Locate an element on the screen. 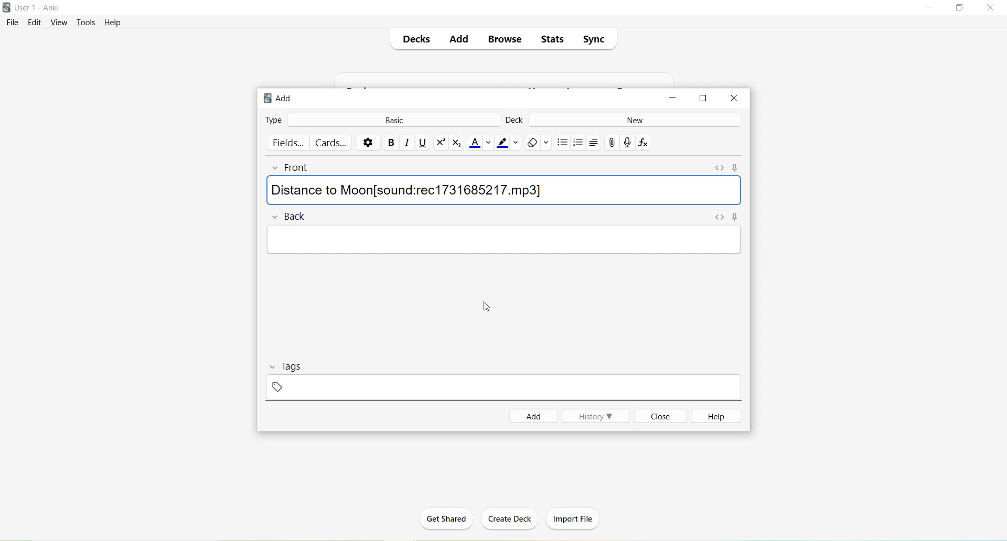  Browse is located at coordinates (500, 40).